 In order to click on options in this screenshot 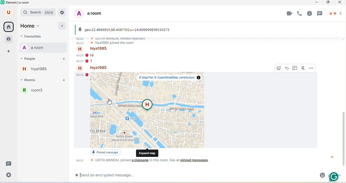, I will do `click(57, 48)`.